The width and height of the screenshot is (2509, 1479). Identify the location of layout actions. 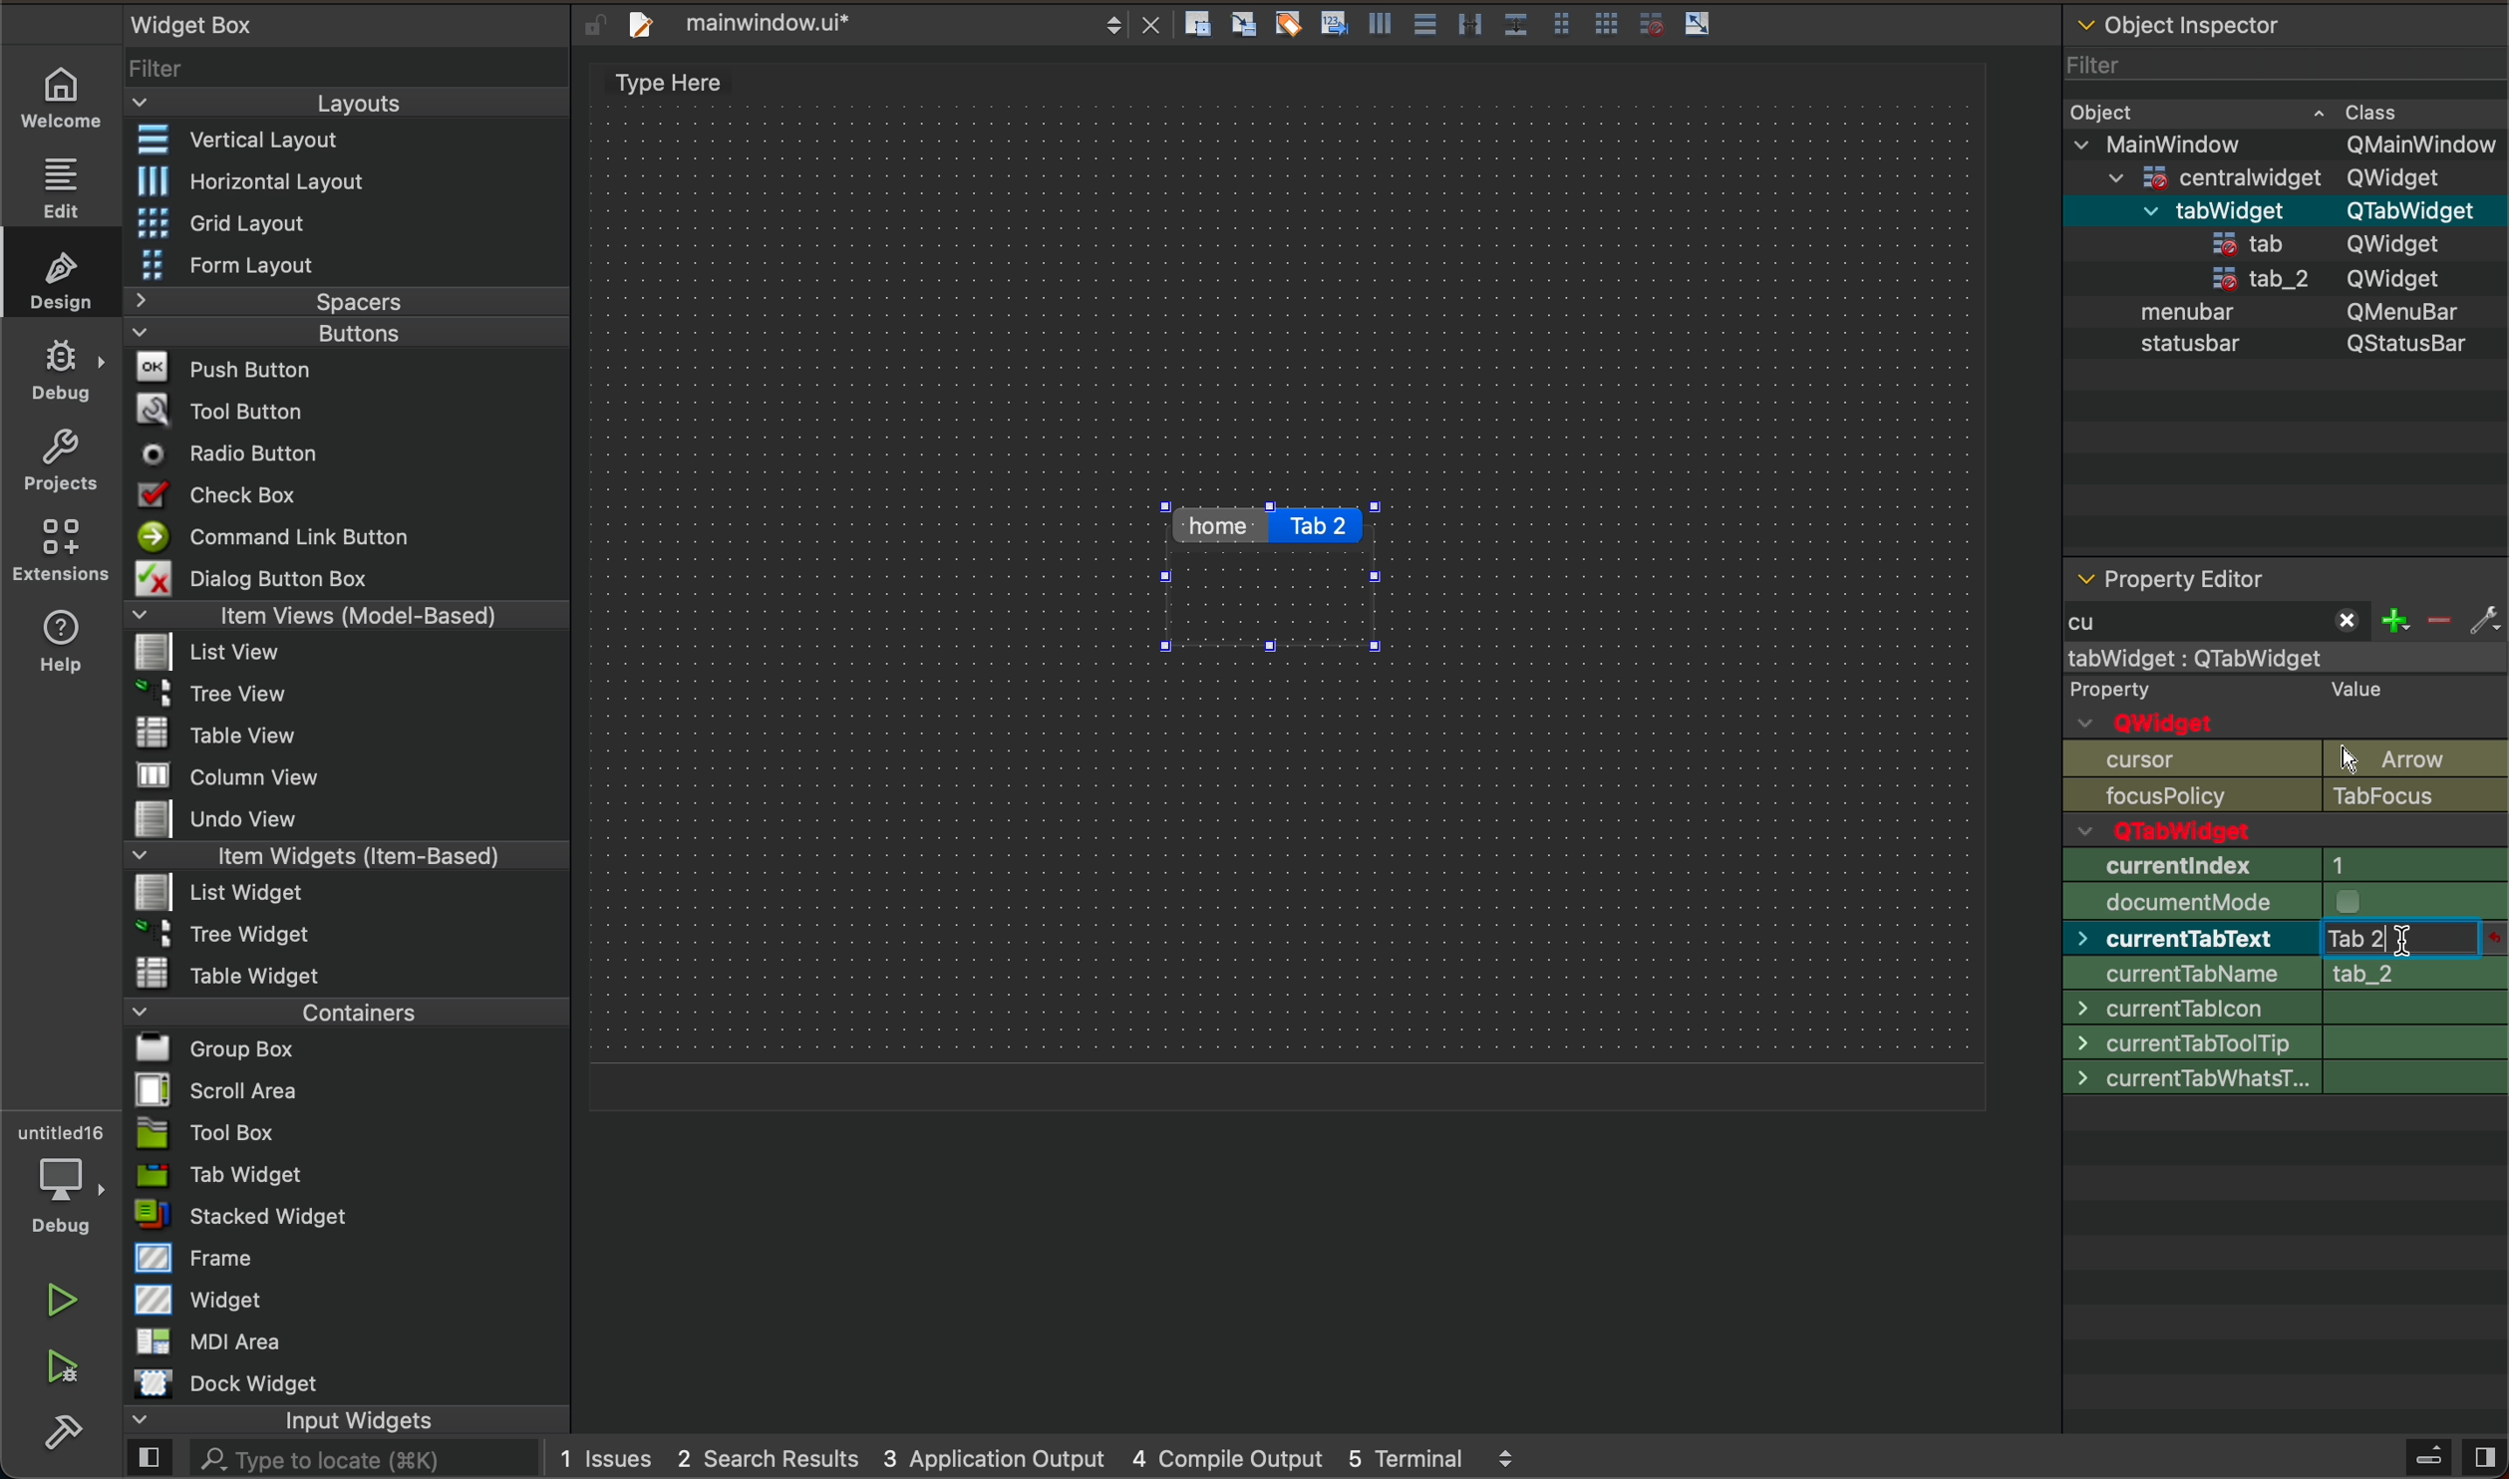
(1536, 22).